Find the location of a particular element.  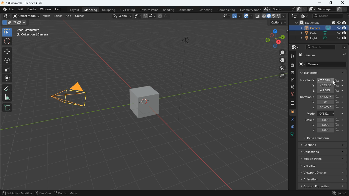

minimize is located at coordinates (320, 3).